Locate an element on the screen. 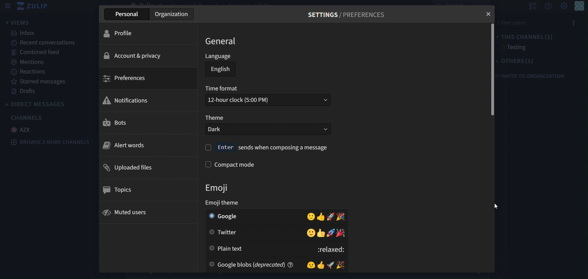 The image size is (588, 279). inbox is located at coordinates (24, 33).